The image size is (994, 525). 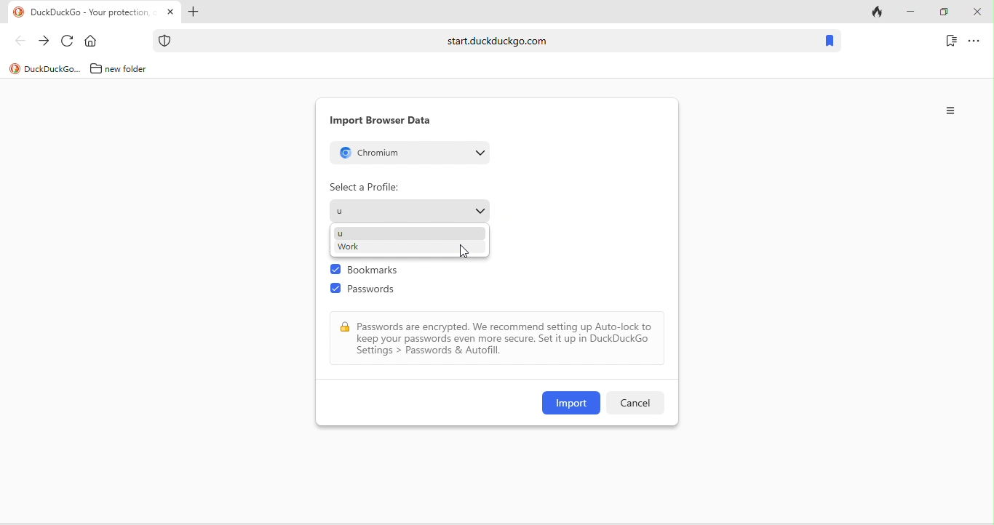 What do you see at coordinates (829, 41) in the screenshot?
I see `bookmarks` at bounding box center [829, 41].